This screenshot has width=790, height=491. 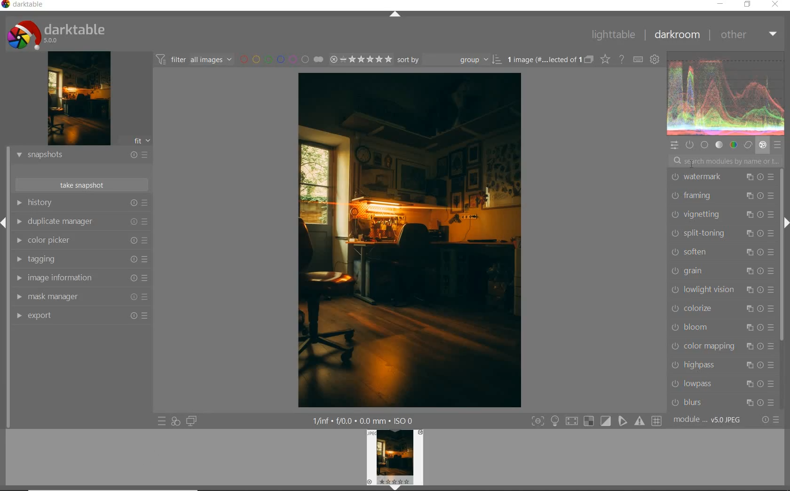 What do you see at coordinates (656, 60) in the screenshot?
I see `show global preferences` at bounding box center [656, 60].